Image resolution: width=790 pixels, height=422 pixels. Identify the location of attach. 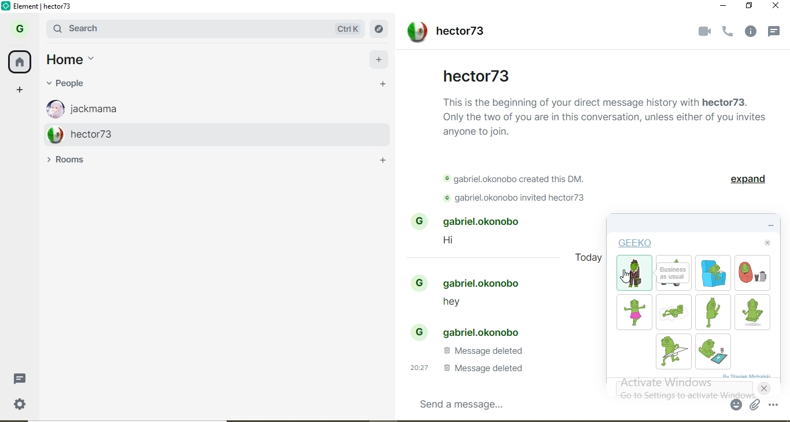
(754, 405).